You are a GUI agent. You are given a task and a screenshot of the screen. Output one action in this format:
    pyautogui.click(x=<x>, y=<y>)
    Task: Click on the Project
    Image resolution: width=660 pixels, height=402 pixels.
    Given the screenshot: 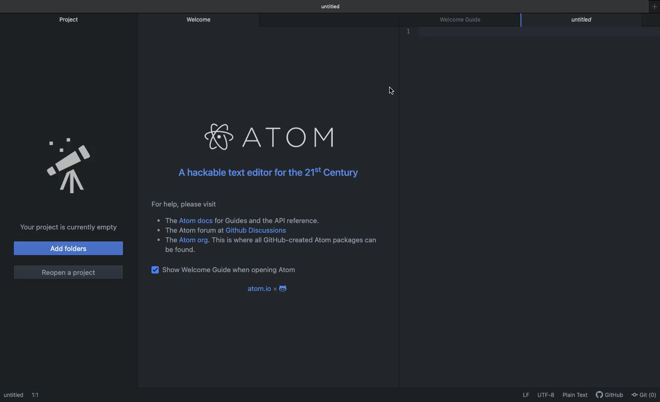 What is the action you would take?
    pyautogui.click(x=69, y=166)
    